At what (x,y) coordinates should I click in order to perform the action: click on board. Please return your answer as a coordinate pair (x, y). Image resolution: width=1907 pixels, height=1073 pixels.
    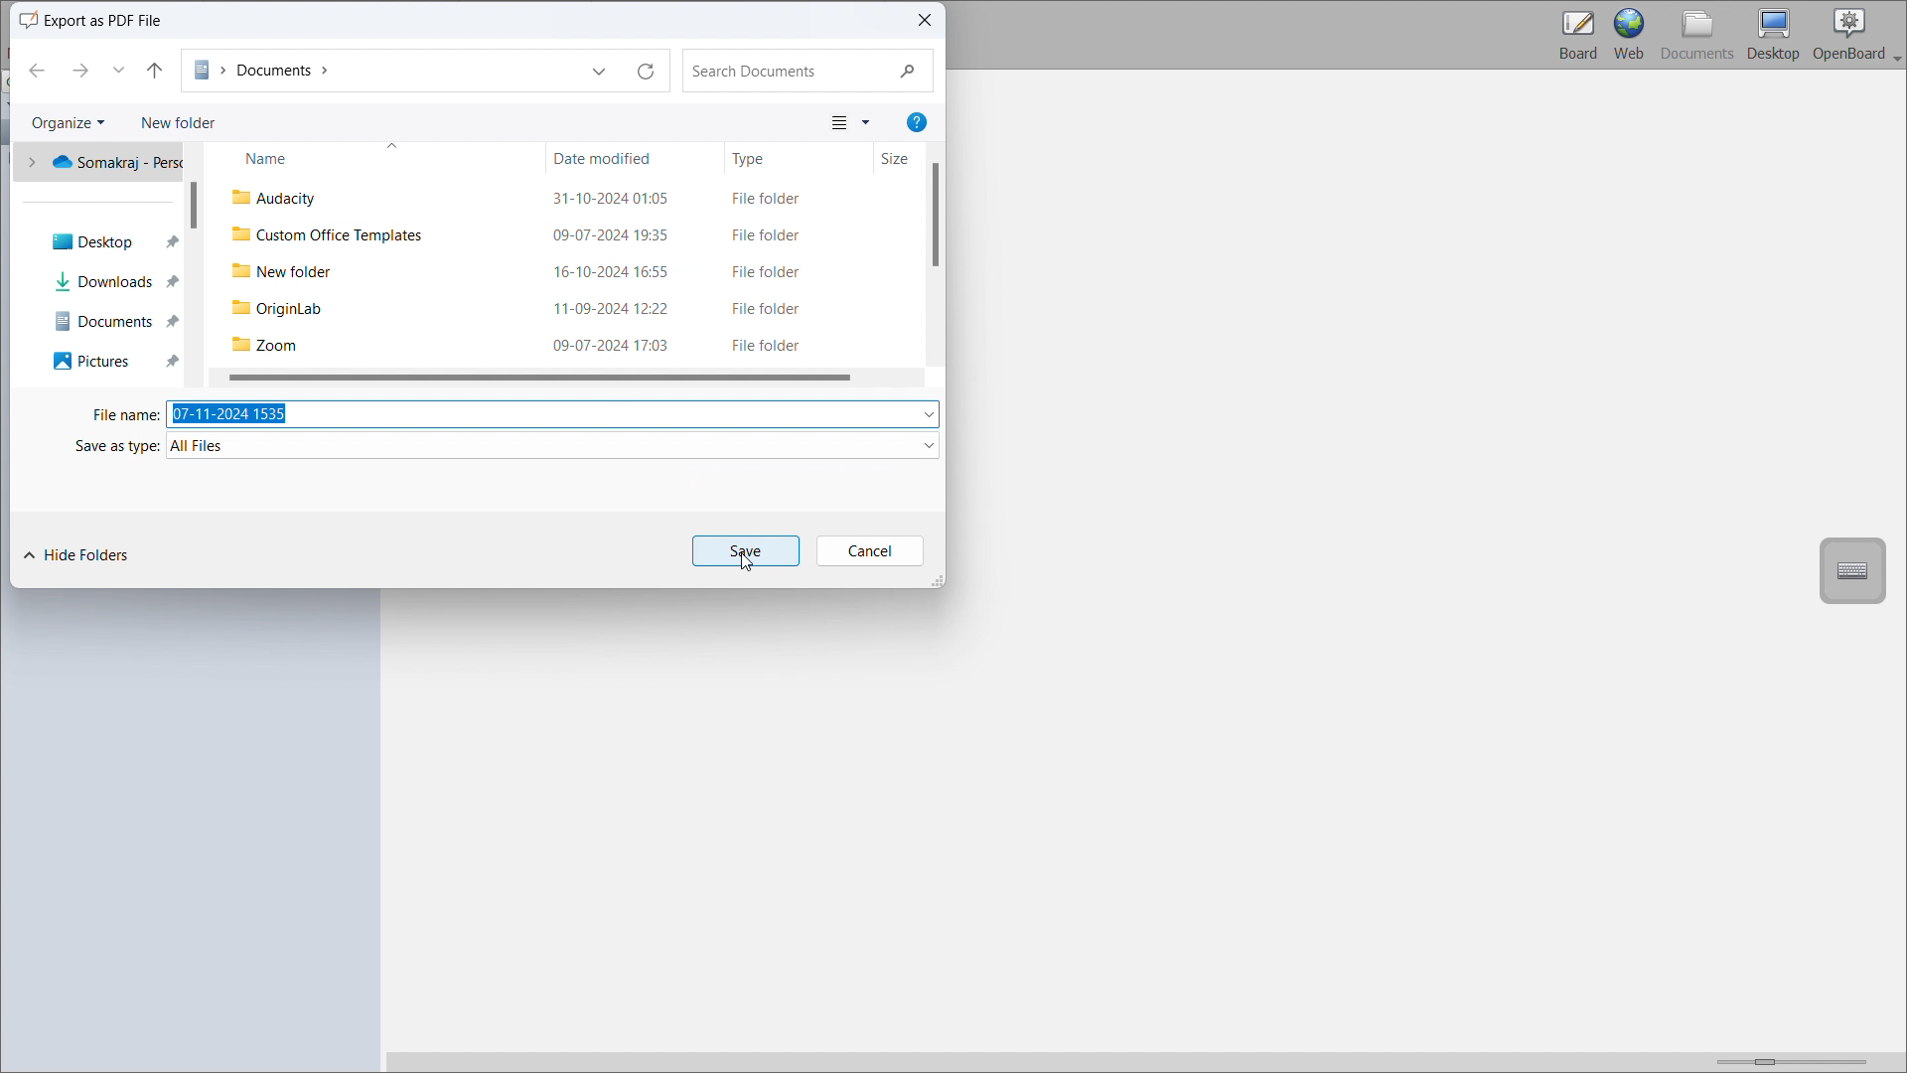
    Looking at the image, I should click on (1576, 35).